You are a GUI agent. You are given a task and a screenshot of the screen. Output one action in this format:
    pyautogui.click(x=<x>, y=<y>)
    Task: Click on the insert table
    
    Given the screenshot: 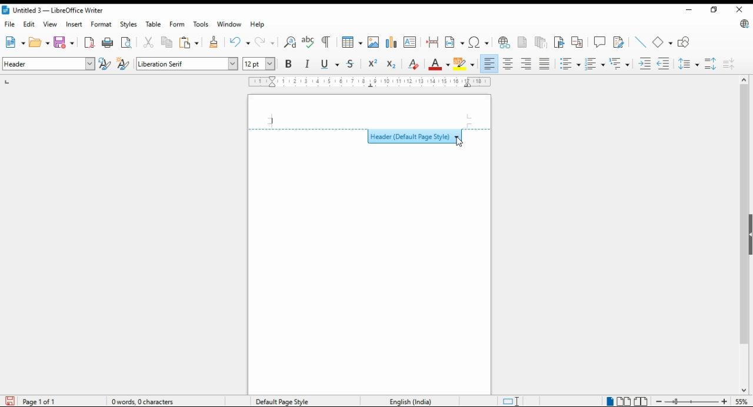 What is the action you would take?
    pyautogui.click(x=352, y=42)
    